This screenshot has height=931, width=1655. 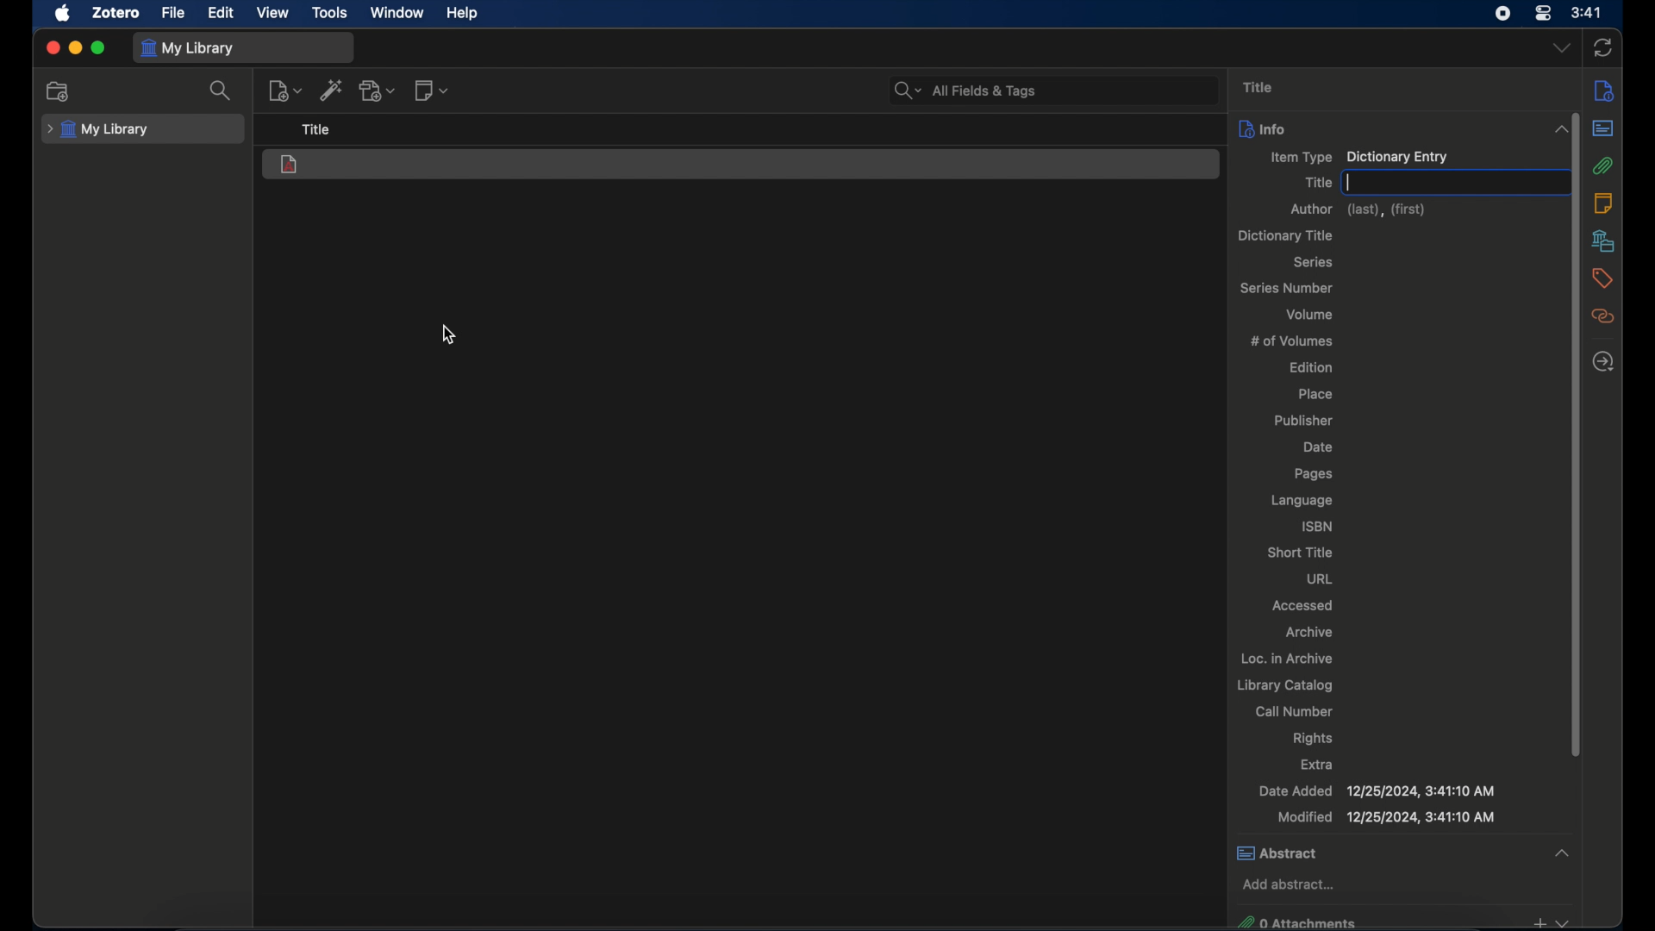 What do you see at coordinates (966, 91) in the screenshot?
I see `all fields & tags` at bounding box center [966, 91].